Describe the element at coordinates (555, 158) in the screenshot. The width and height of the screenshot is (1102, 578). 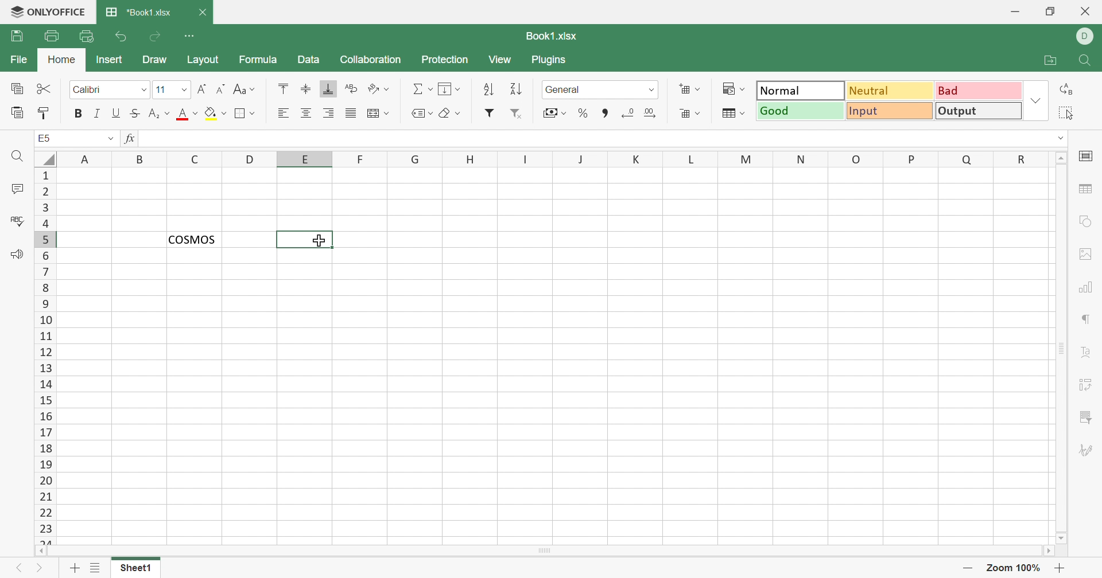
I see `Column Names` at that location.